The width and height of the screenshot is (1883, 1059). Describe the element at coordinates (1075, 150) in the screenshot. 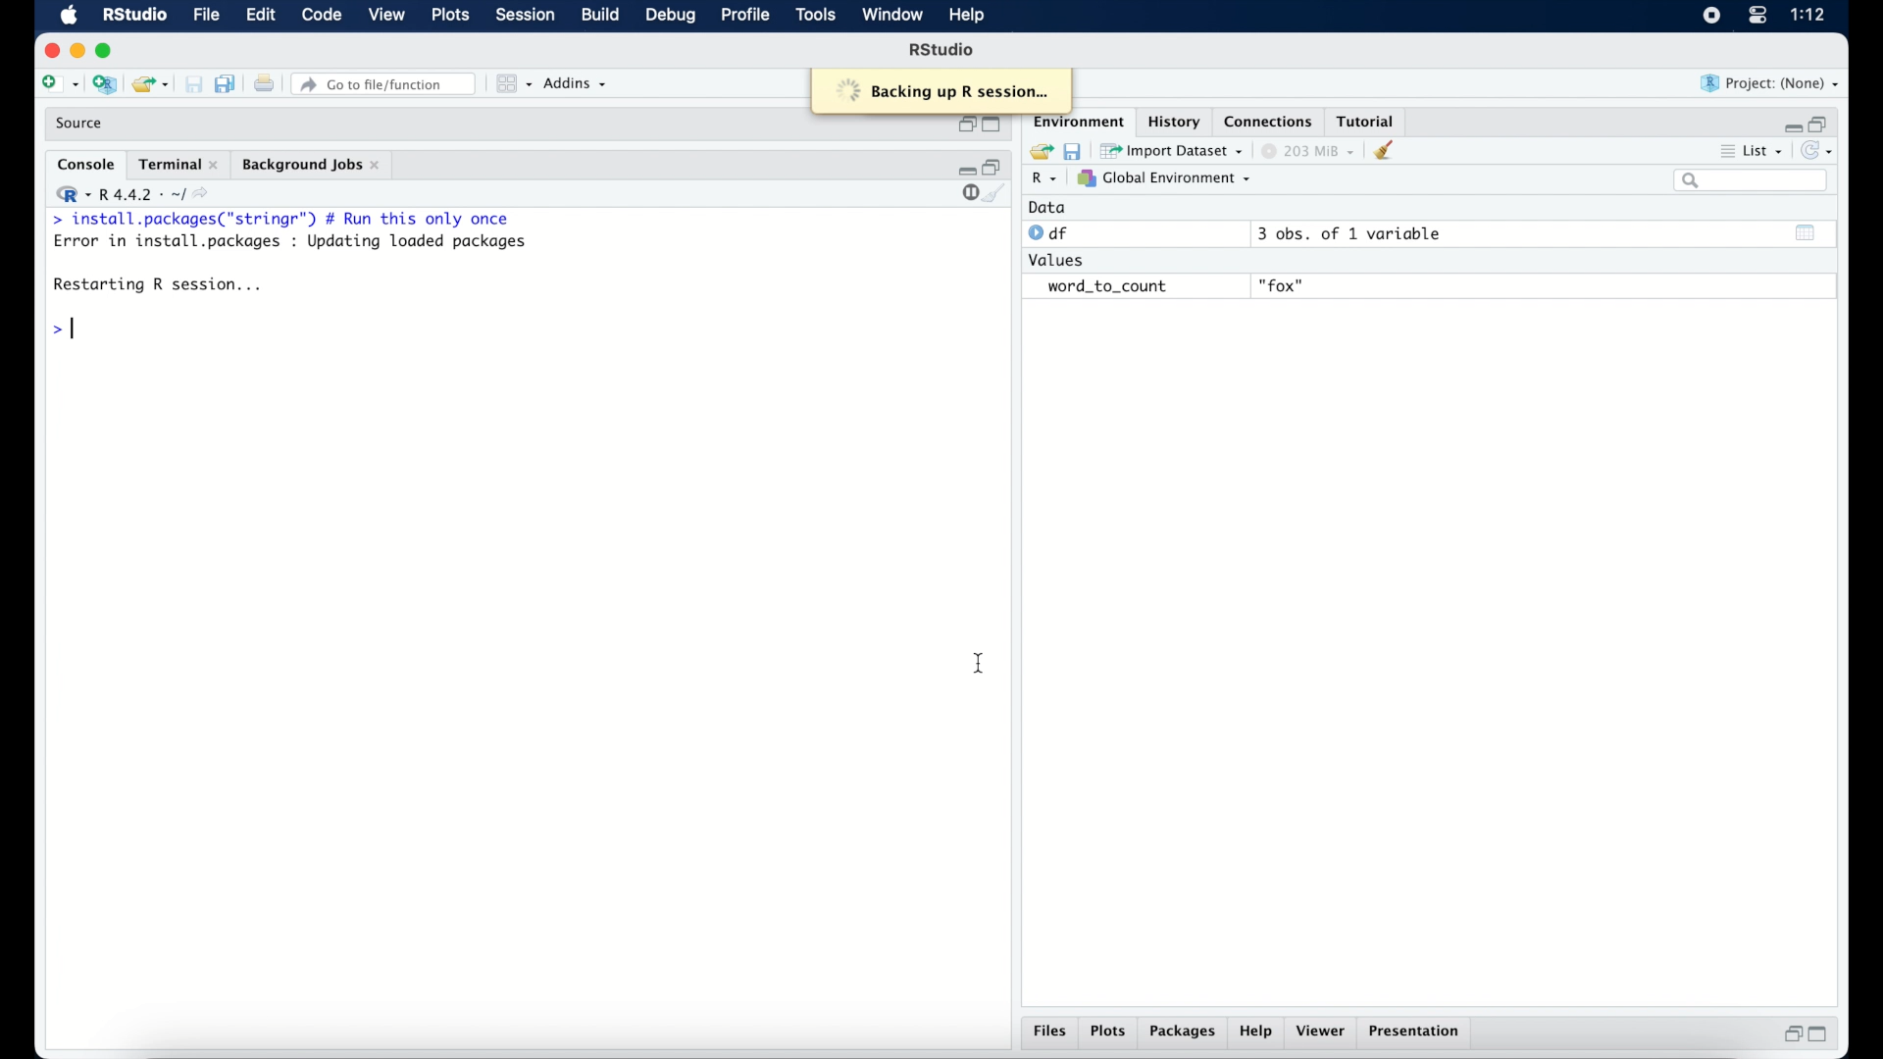

I see `save` at that location.